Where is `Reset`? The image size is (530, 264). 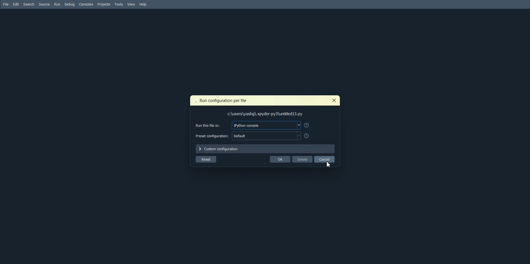
Reset is located at coordinates (206, 159).